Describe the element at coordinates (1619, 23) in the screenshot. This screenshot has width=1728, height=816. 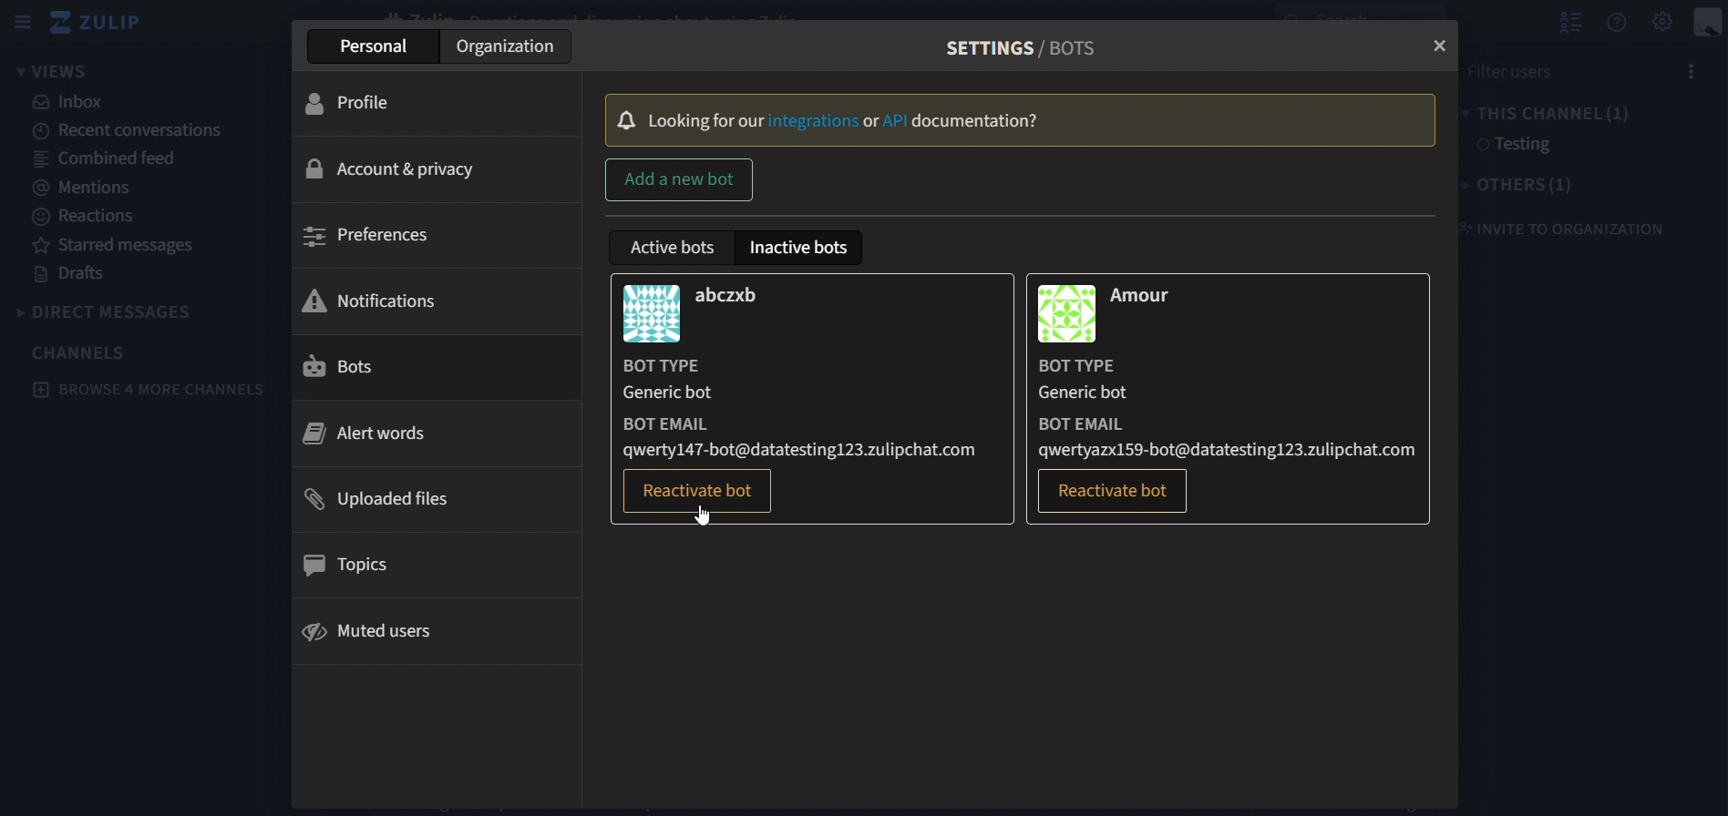
I see `get help` at that location.